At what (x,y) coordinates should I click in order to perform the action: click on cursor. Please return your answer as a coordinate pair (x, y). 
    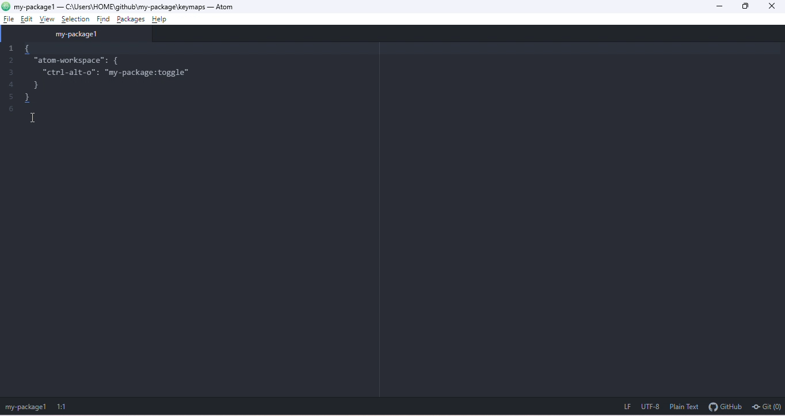
    Looking at the image, I should click on (48, 119).